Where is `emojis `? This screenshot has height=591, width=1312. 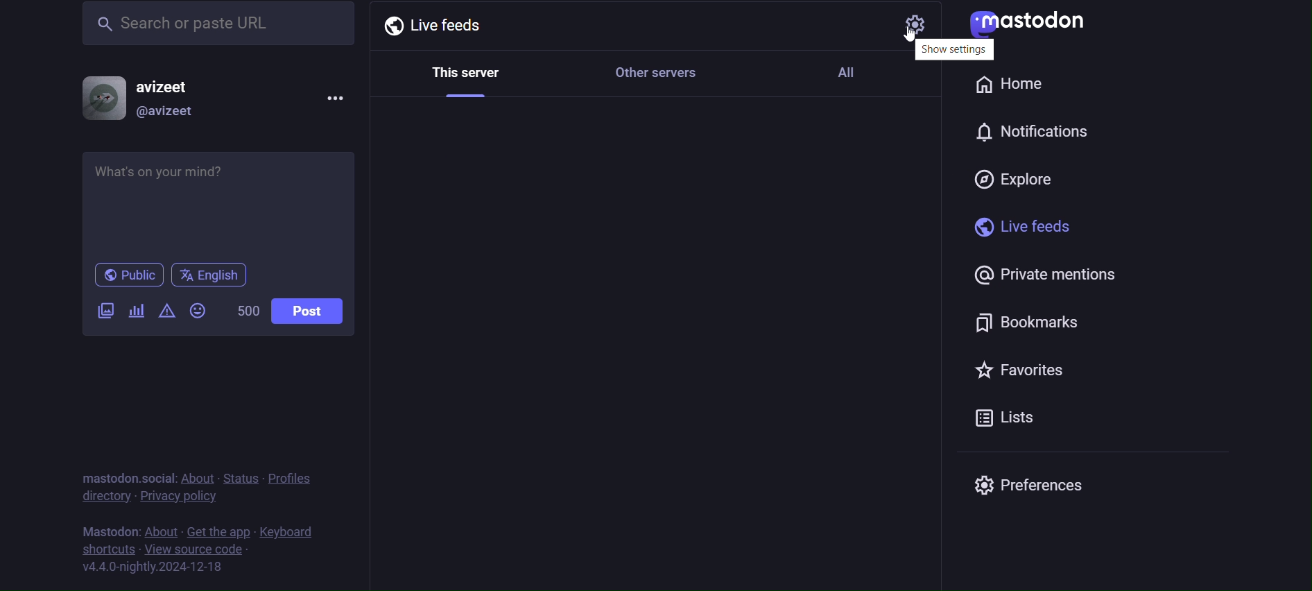
emojis  is located at coordinates (198, 312).